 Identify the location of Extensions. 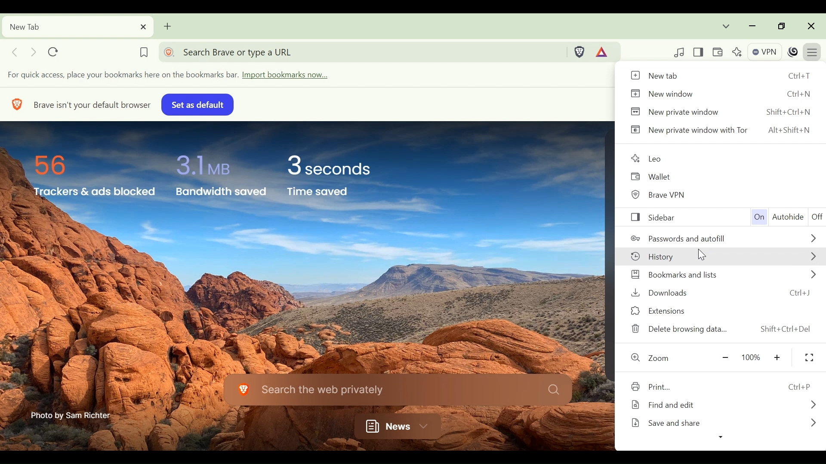
(722, 310).